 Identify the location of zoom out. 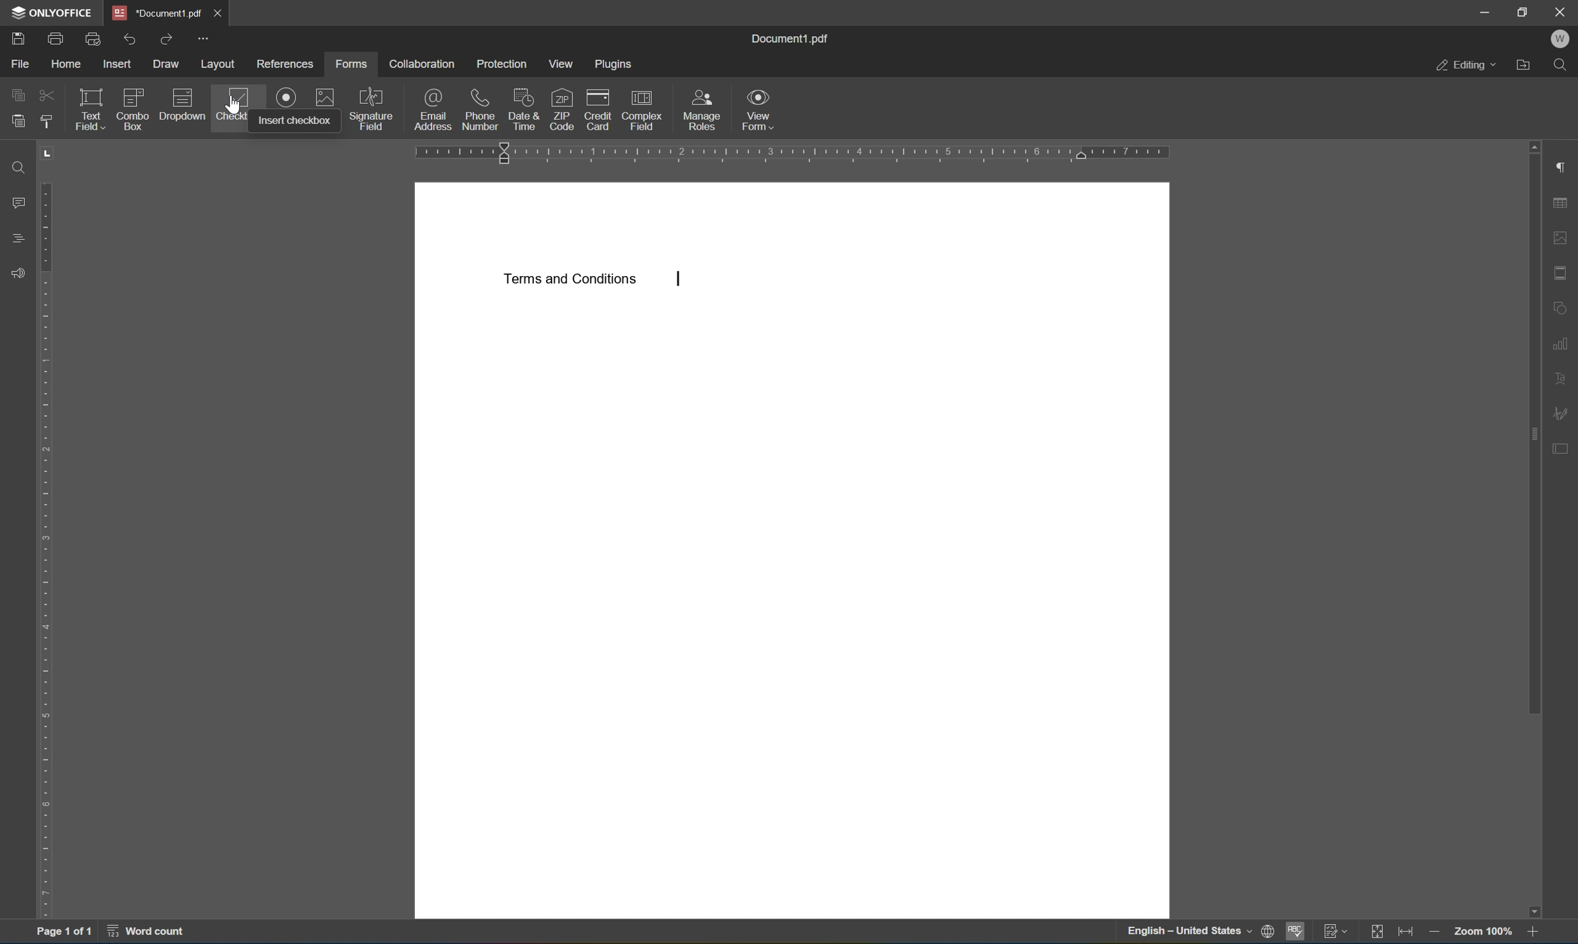
(1437, 933).